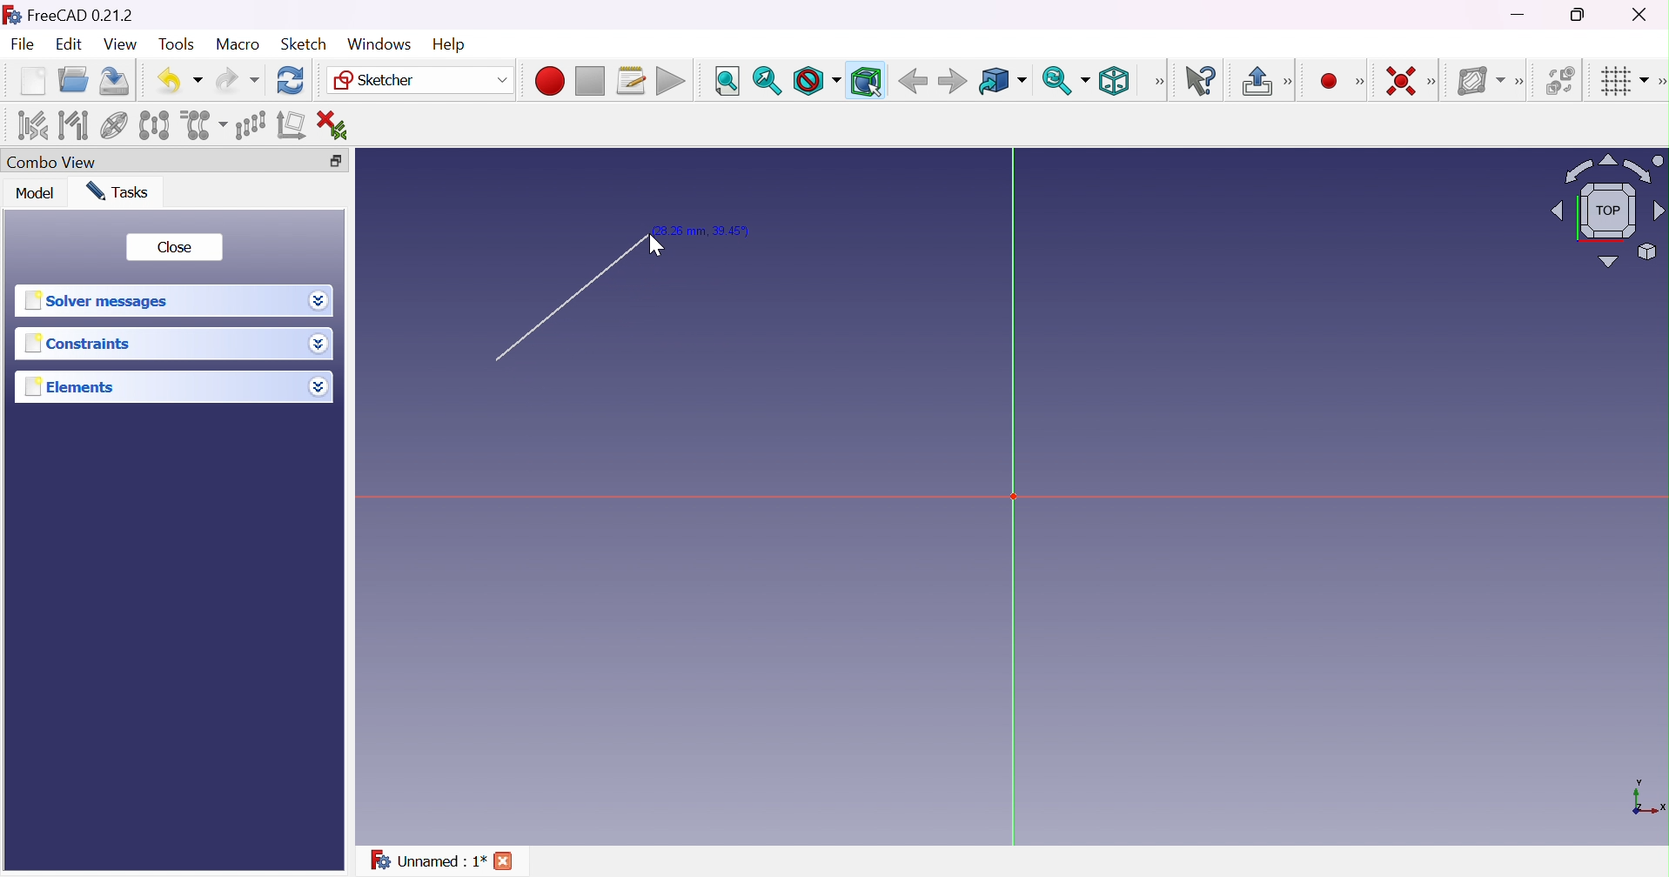 The image size is (1669, 877). What do you see at coordinates (319, 301) in the screenshot?
I see `Drop down` at bounding box center [319, 301].